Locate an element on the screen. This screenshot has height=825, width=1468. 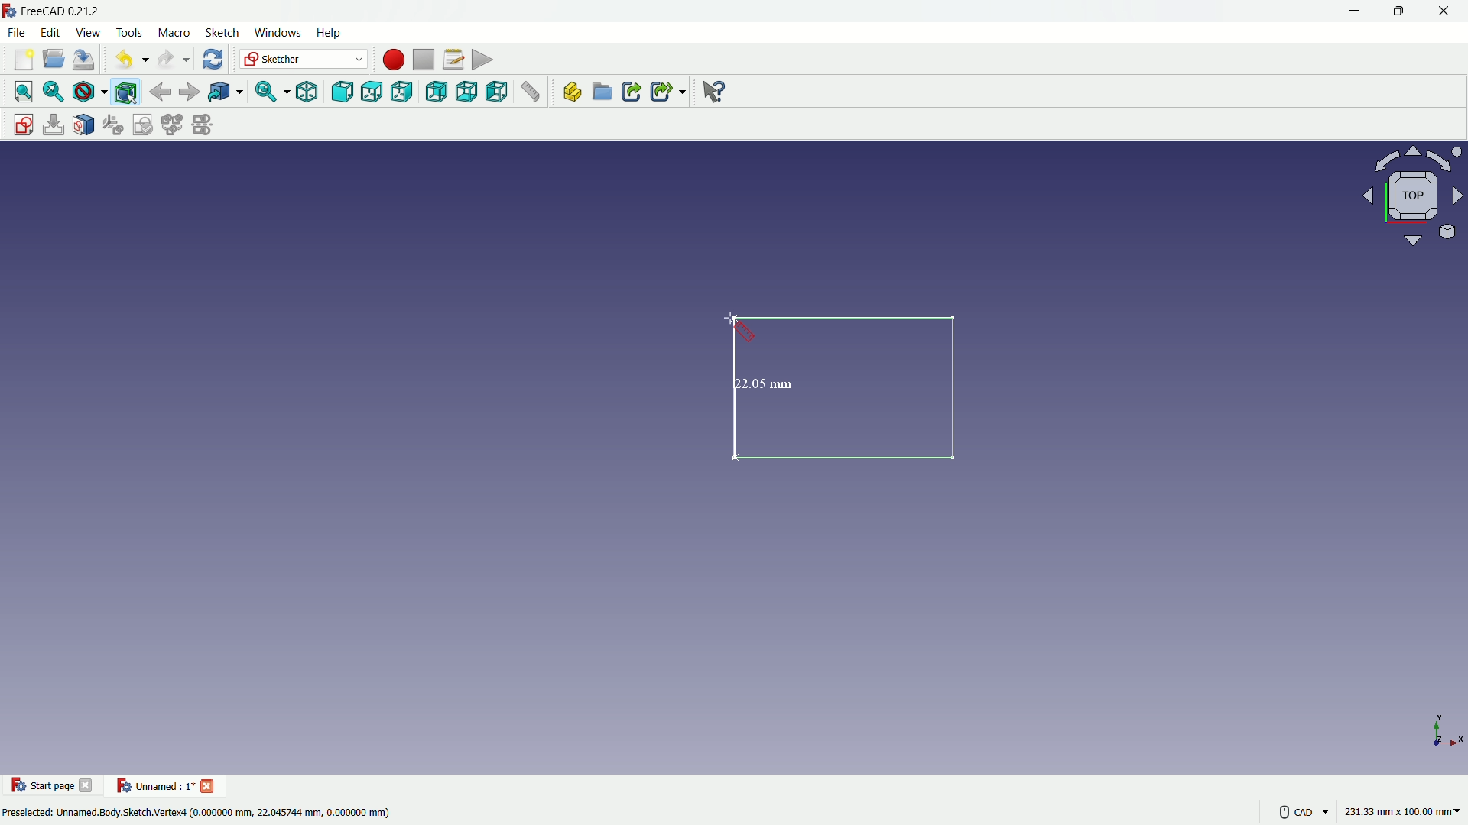
file menu is located at coordinates (18, 33).